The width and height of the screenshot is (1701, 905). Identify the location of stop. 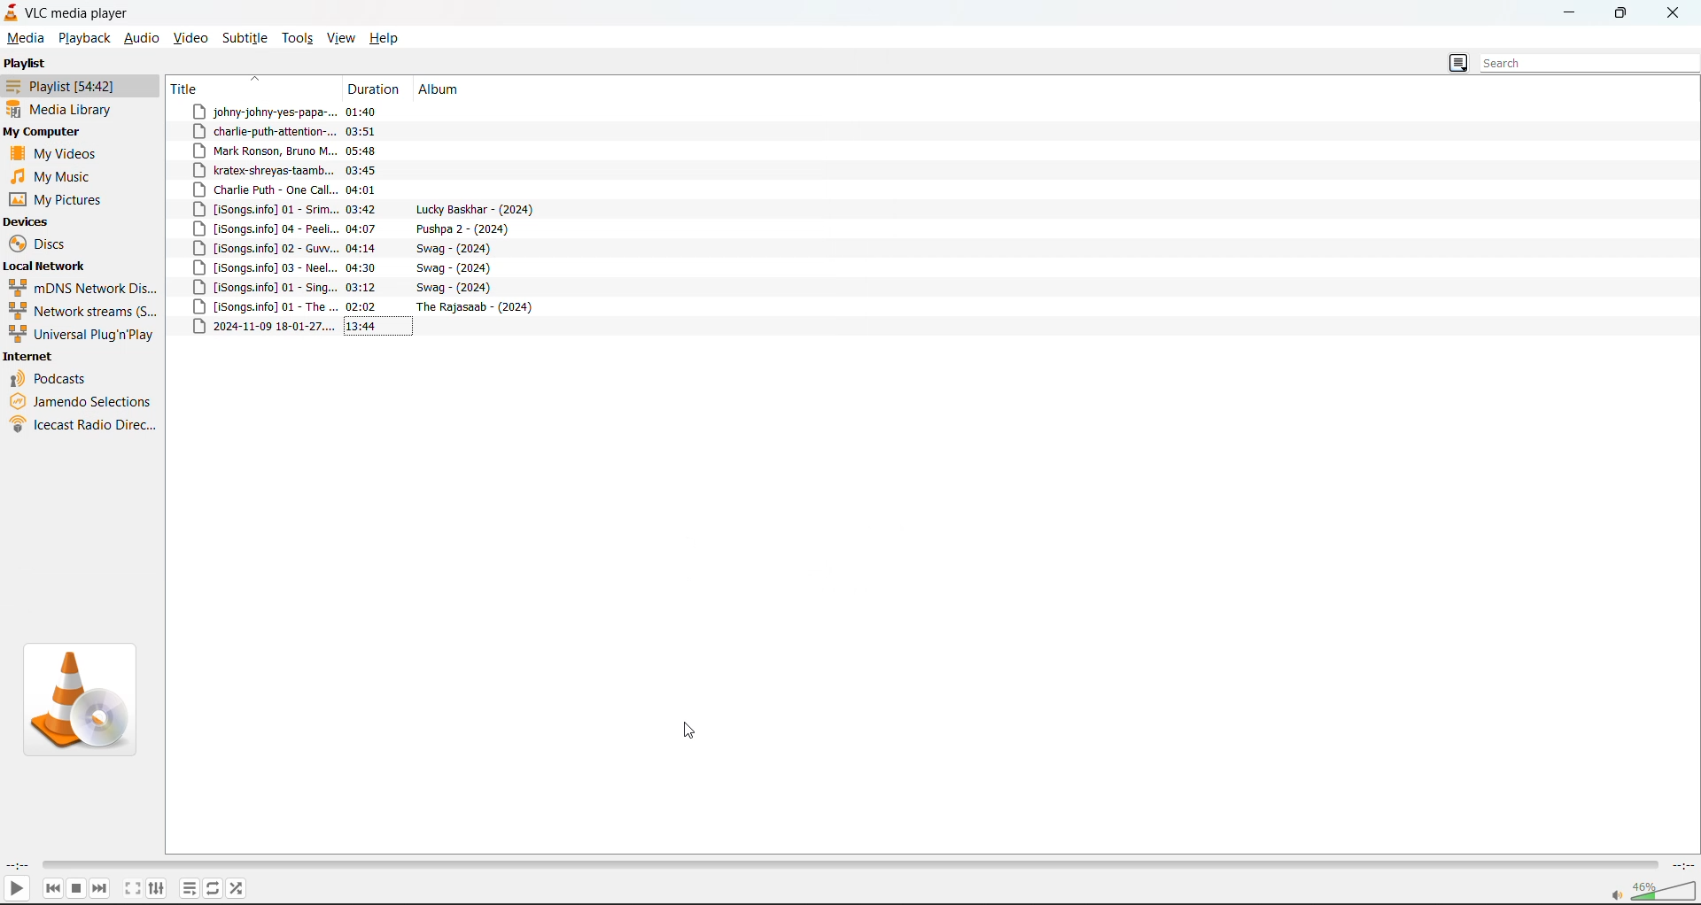
(78, 887).